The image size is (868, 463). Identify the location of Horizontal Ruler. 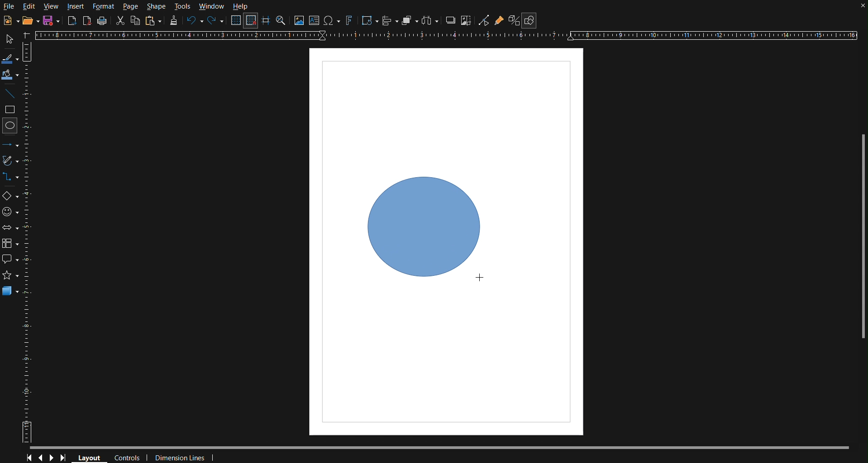
(450, 36).